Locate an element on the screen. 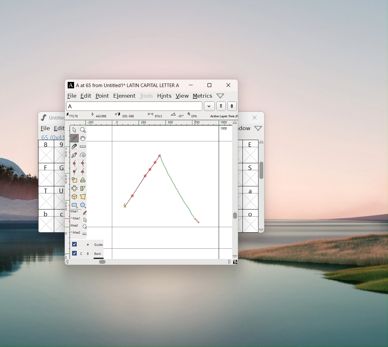  horizontal ruler is located at coordinates (151, 123).